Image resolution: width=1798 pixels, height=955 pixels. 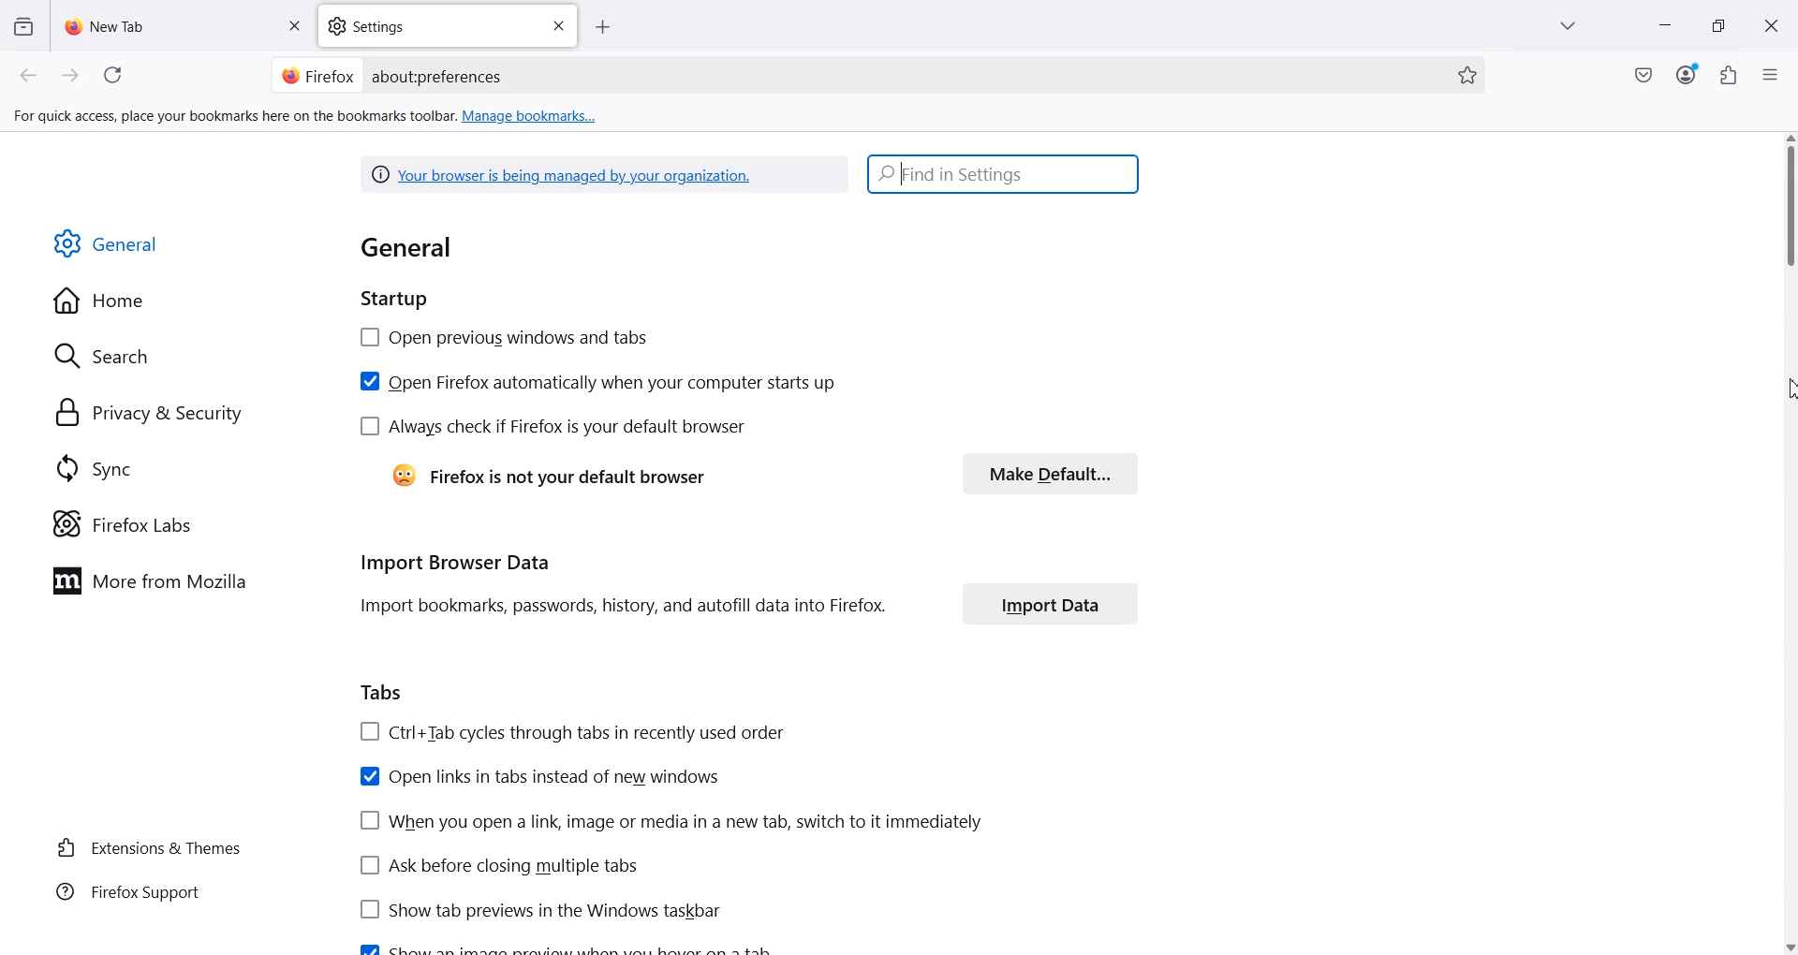 I want to click on Open Firefox automatically when your computer starts up, so click(x=597, y=382).